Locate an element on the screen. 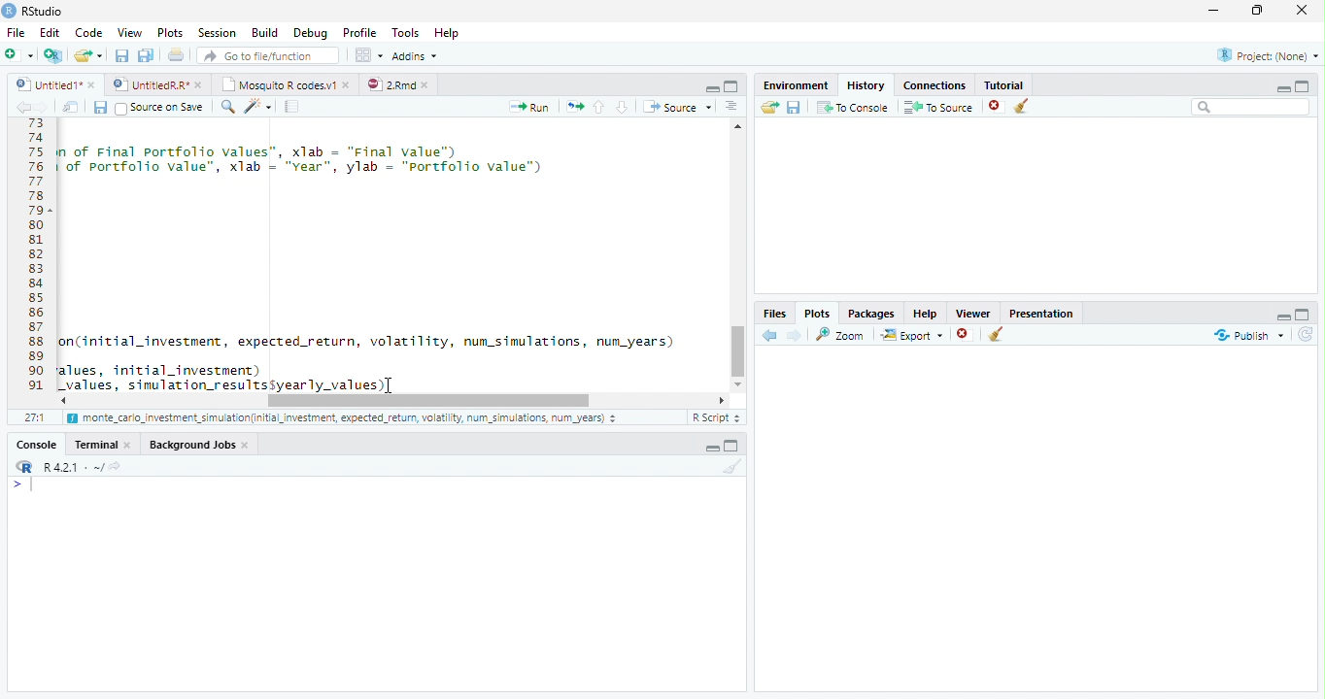 The width and height of the screenshot is (1325, 699). Files is located at coordinates (775, 313).